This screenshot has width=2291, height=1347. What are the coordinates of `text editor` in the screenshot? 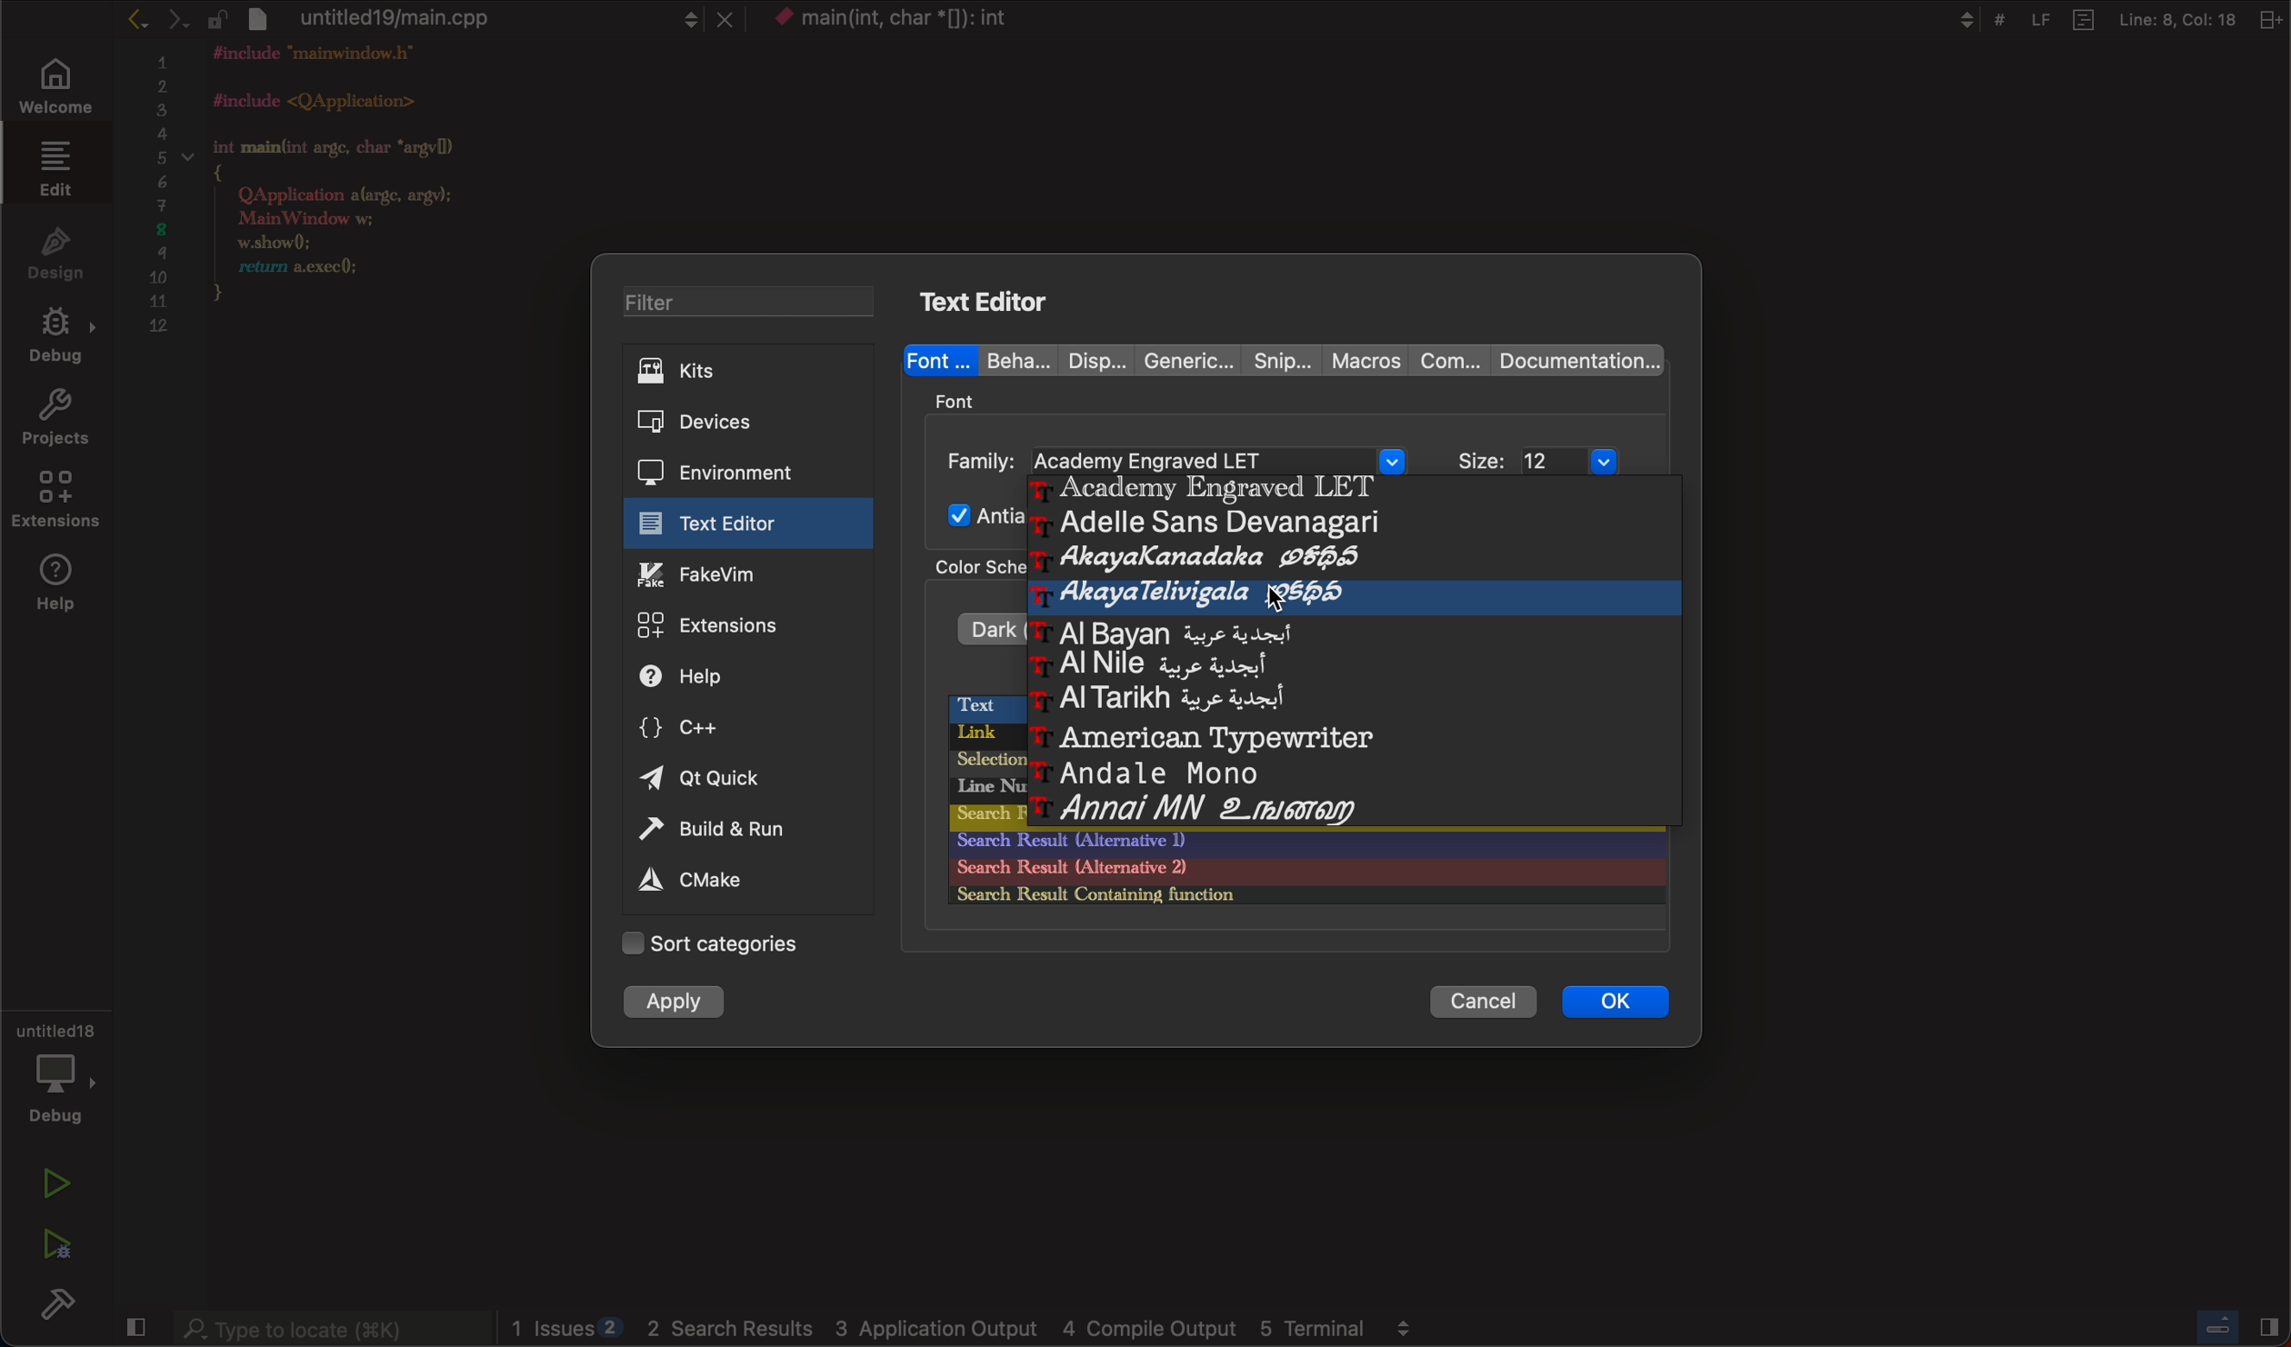 It's located at (736, 524).